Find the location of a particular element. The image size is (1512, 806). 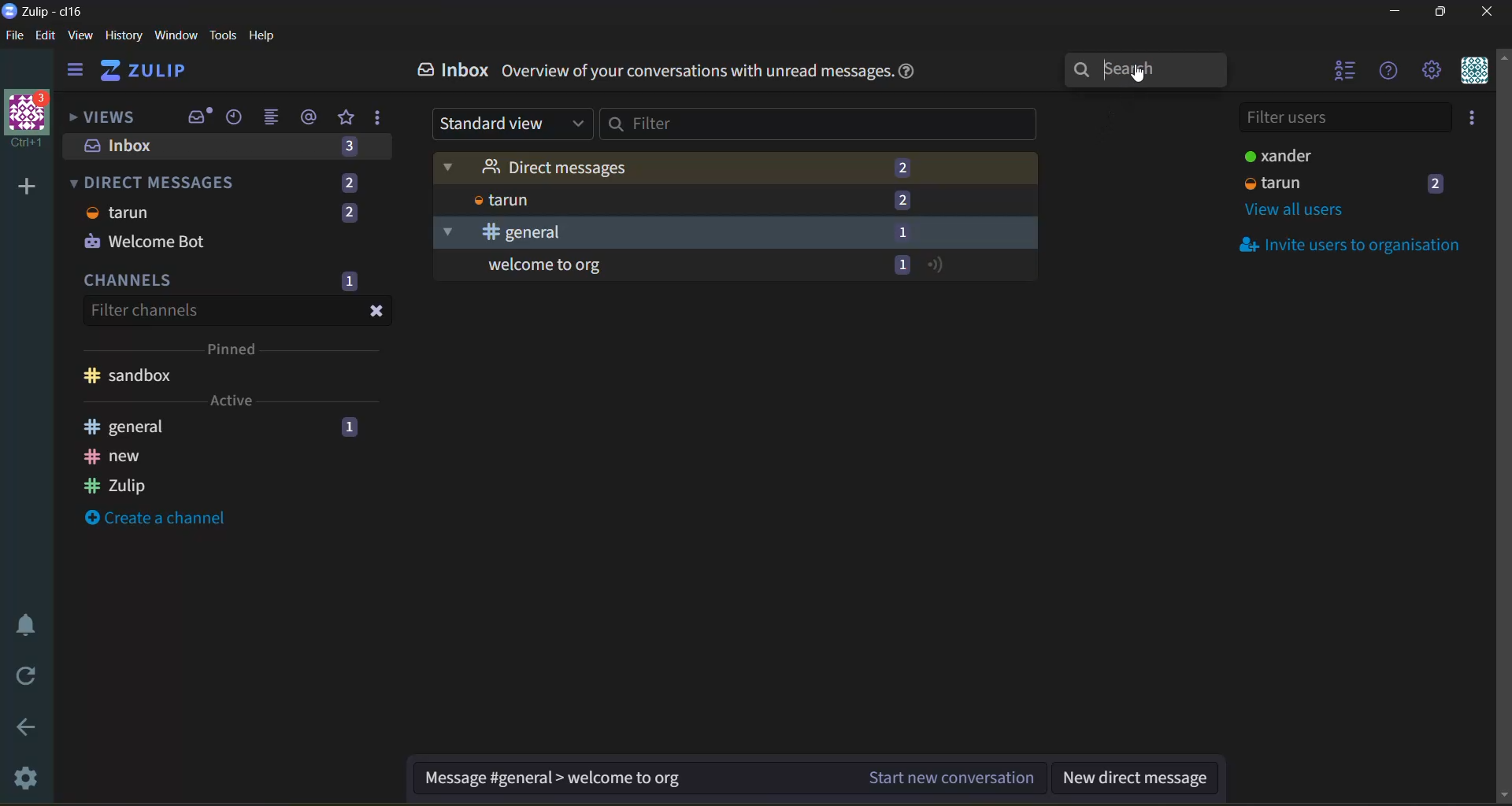

Start new conversation is located at coordinates (953, 776).